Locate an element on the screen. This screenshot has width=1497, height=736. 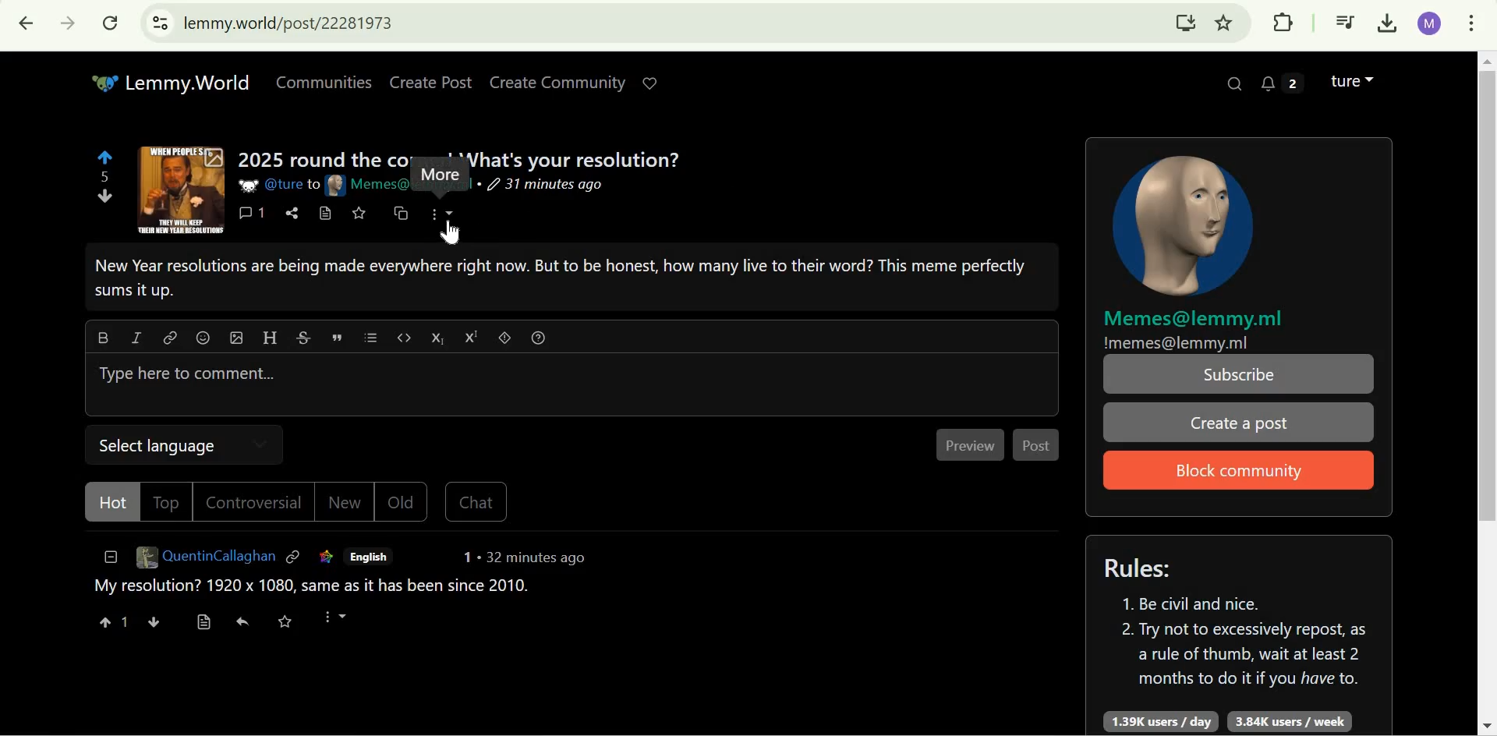
downvote is located at coordinates (154, 621).